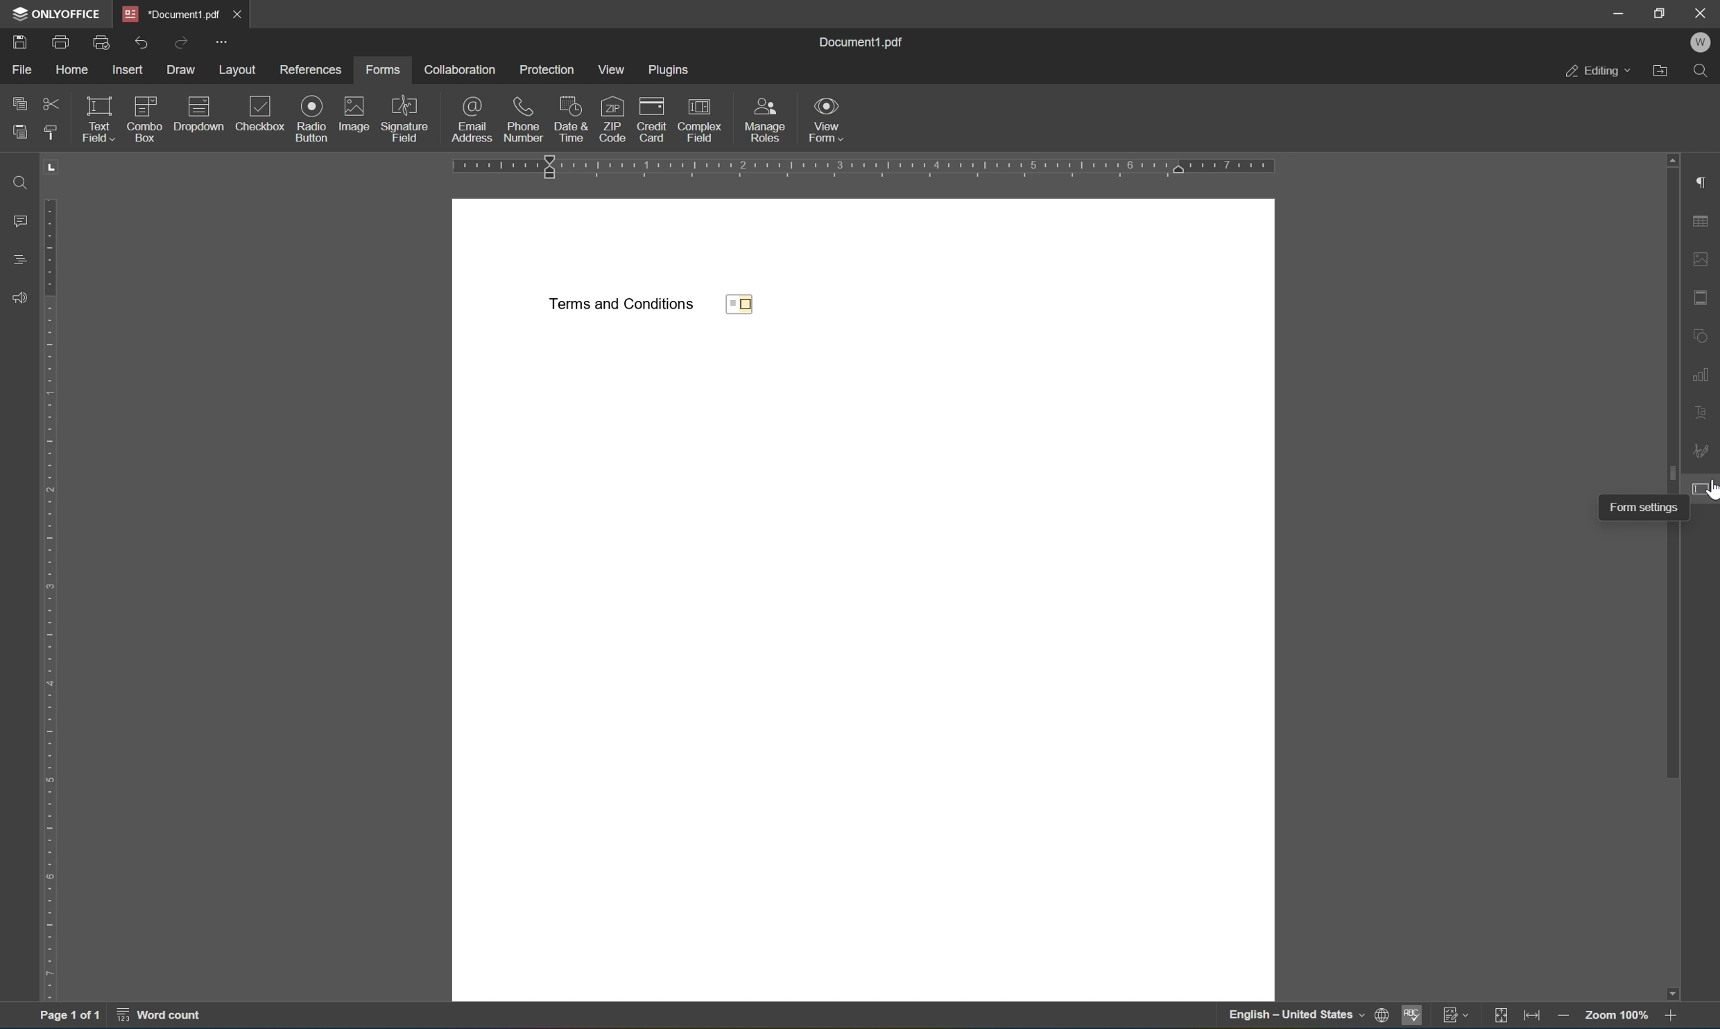 The image size is (1720, 1029). I want to click on open file location, so click(1662, 71).